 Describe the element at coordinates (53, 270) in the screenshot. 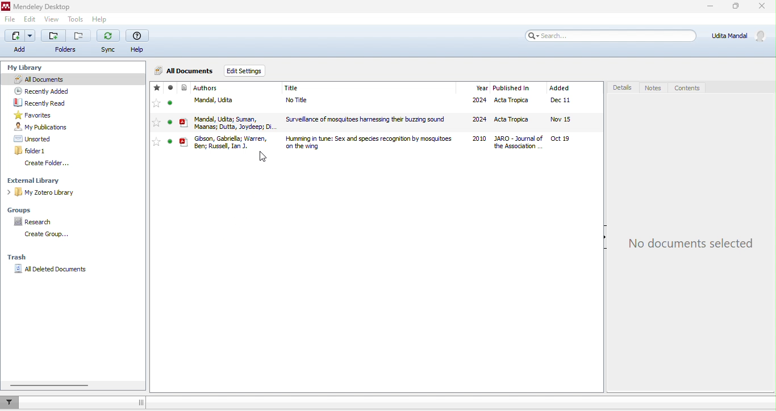

I see `all deleted documents` at that location.